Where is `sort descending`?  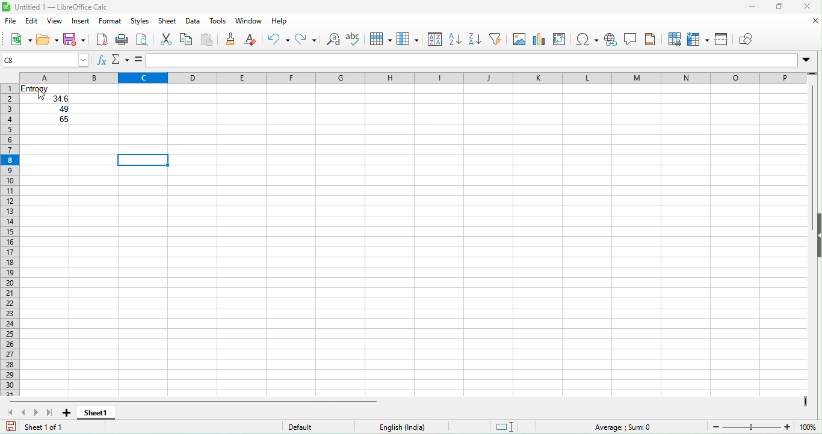 sort descending is located at coordinates (478, 41).